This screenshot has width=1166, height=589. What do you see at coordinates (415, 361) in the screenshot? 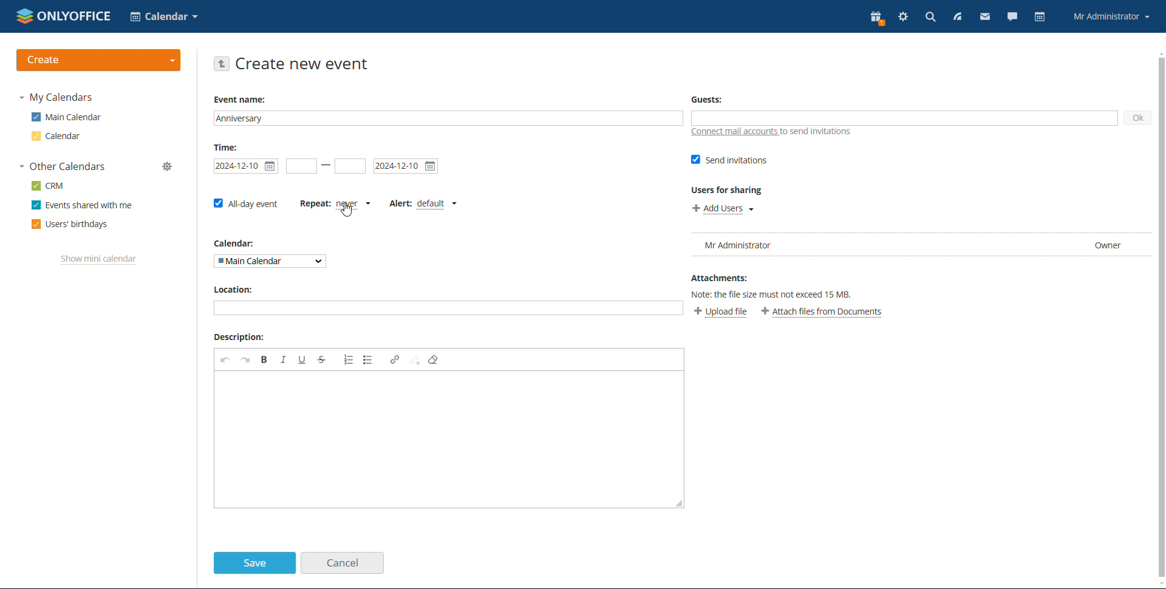
I see `unlink` at bounding box center [415, 361].